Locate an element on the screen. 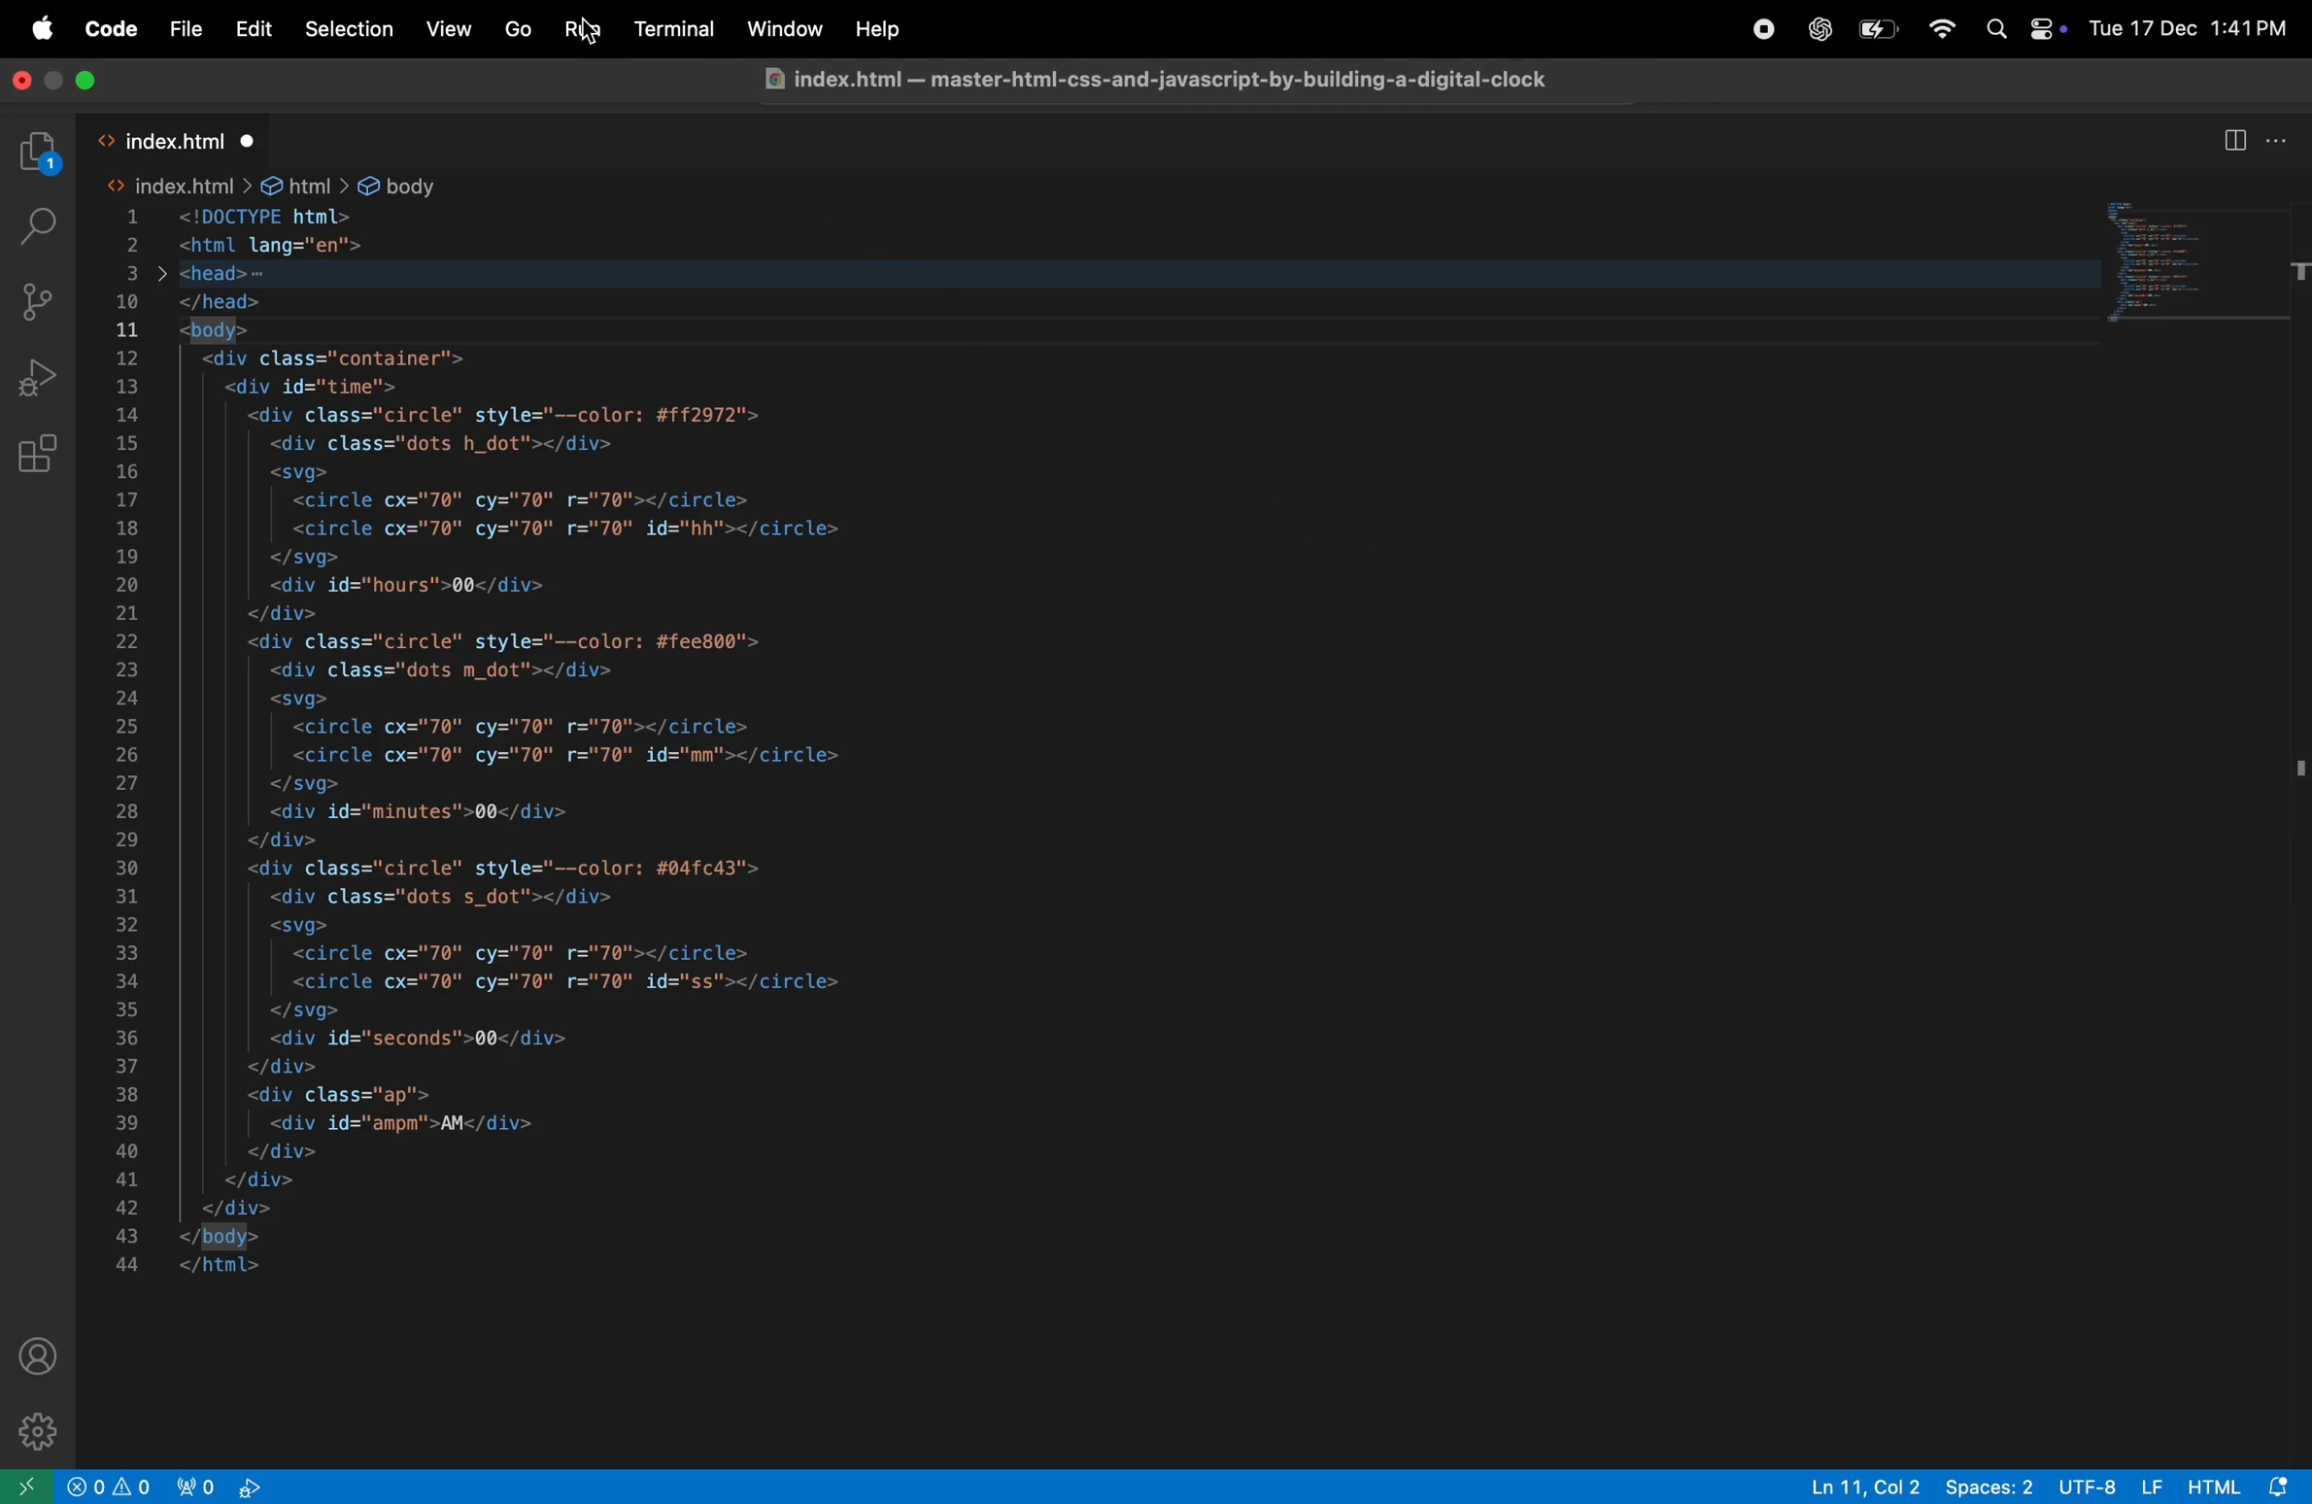  close is located at coordinates (18, 84).